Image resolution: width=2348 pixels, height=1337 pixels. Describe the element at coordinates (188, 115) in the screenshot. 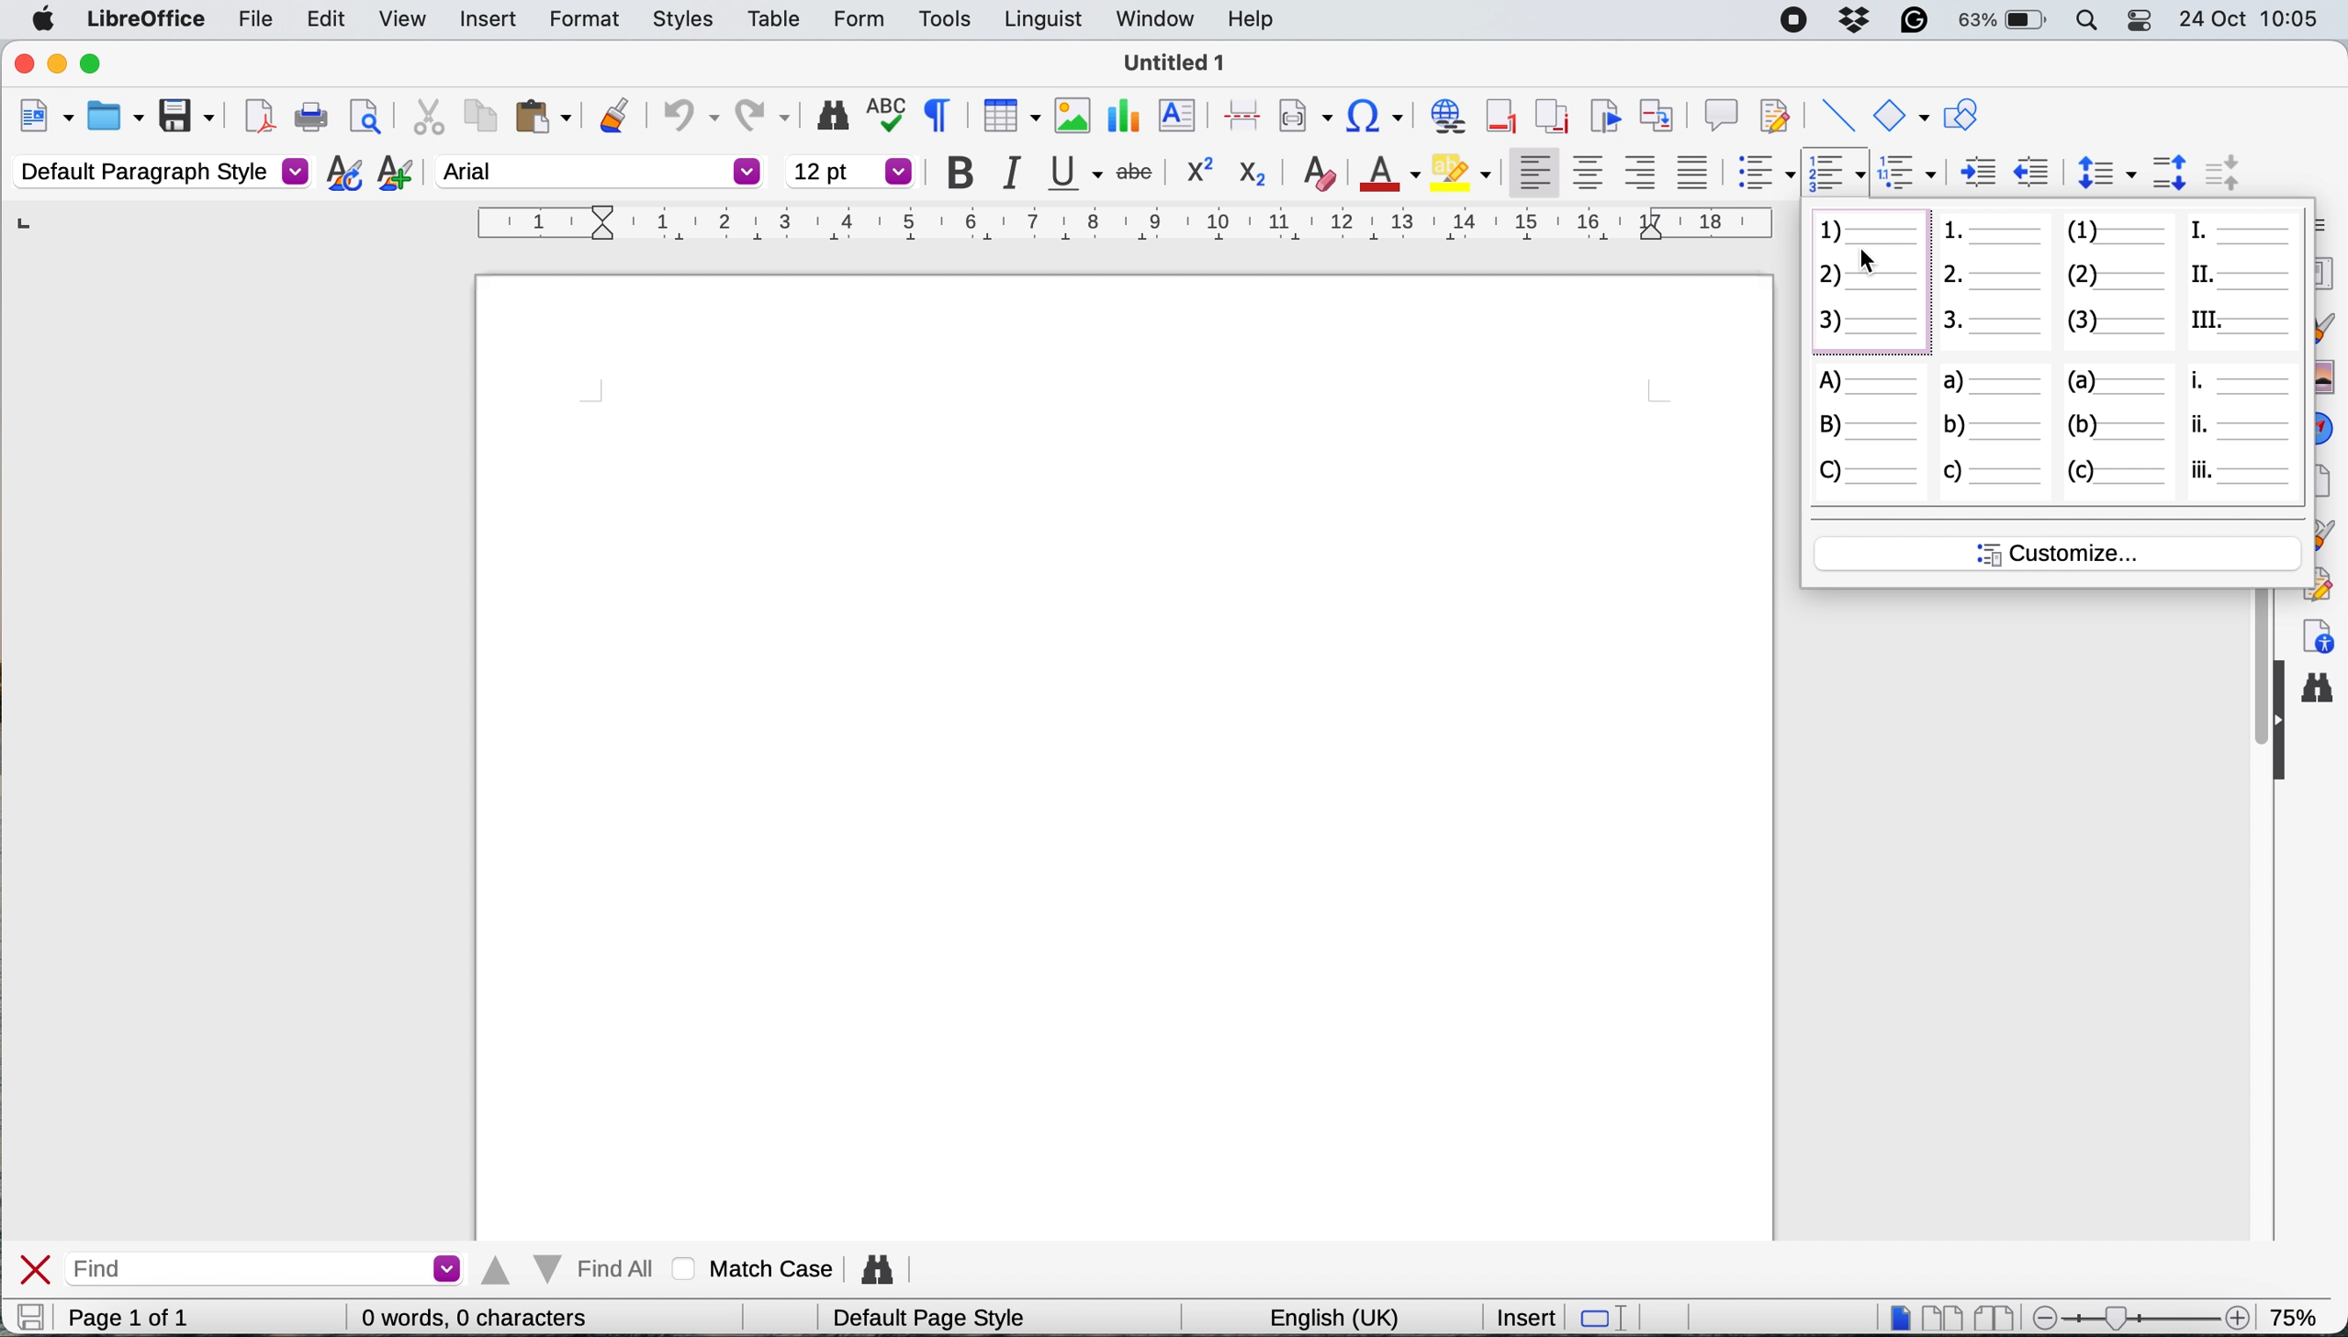

I see `save` at that location.